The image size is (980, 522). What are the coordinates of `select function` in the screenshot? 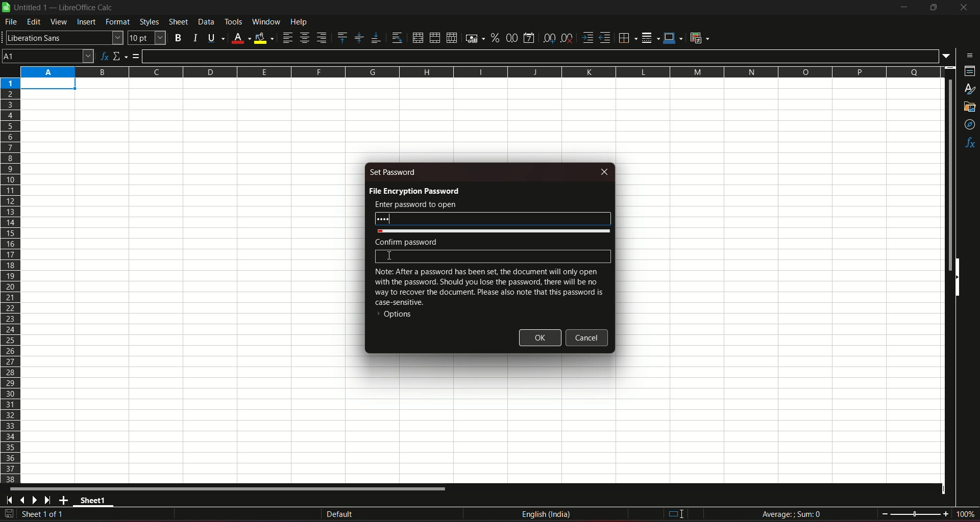 It's located at (120, 55).